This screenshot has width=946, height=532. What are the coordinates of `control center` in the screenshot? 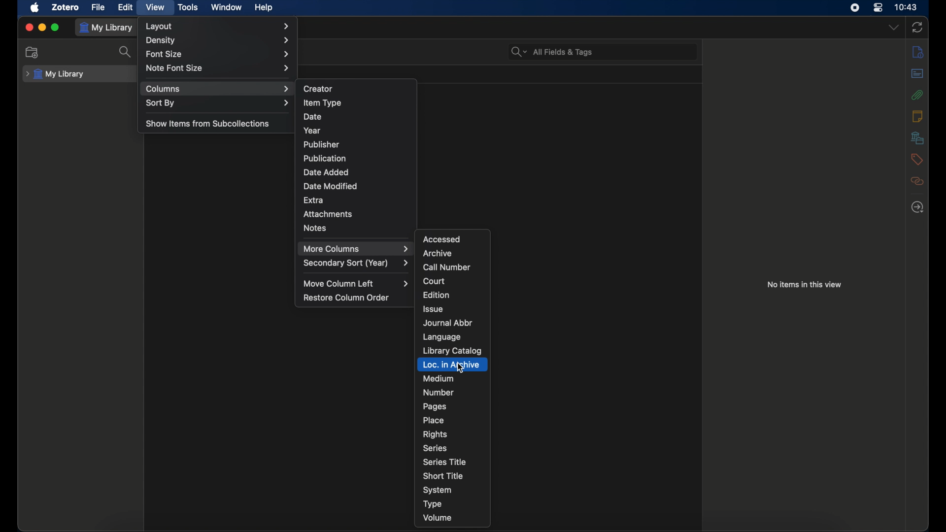 It's located at (878, 8).